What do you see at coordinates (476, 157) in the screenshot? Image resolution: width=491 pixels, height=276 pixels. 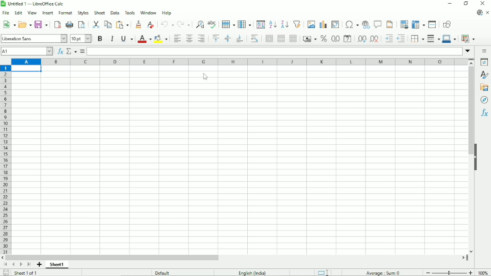 I see `Hide` at bounding box center [476, 157].